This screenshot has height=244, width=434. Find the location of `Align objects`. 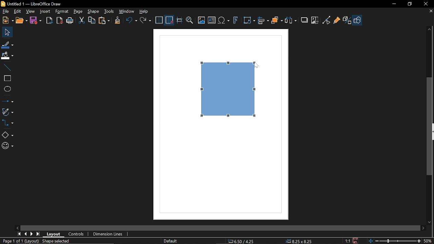

Align objects is located at coordinates (263, 21).